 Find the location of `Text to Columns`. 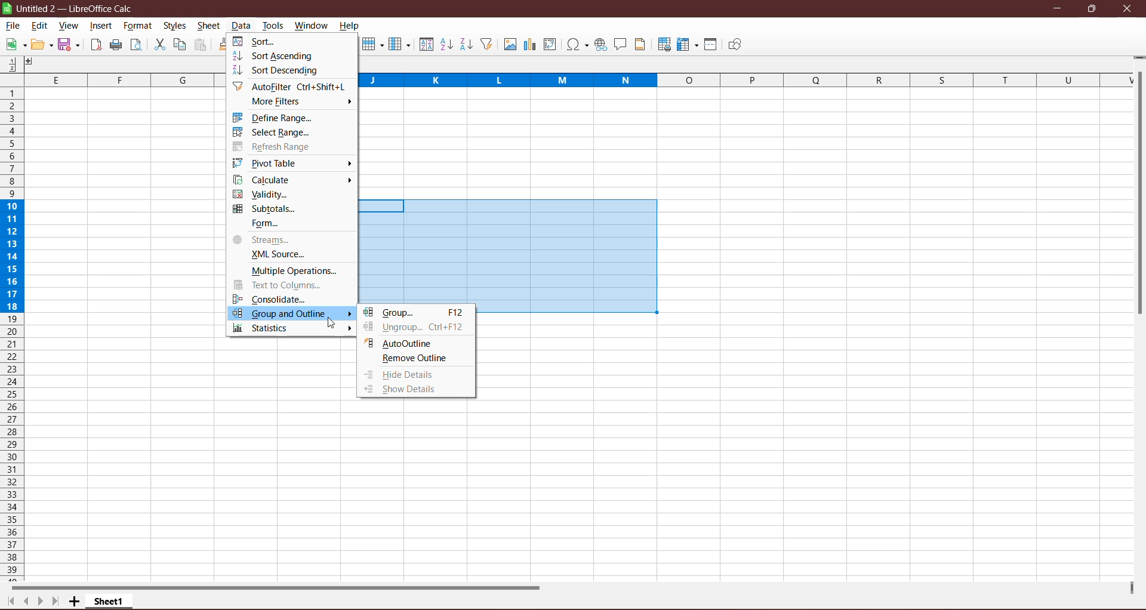

Text to Columns is located at coordinates (285, 285).